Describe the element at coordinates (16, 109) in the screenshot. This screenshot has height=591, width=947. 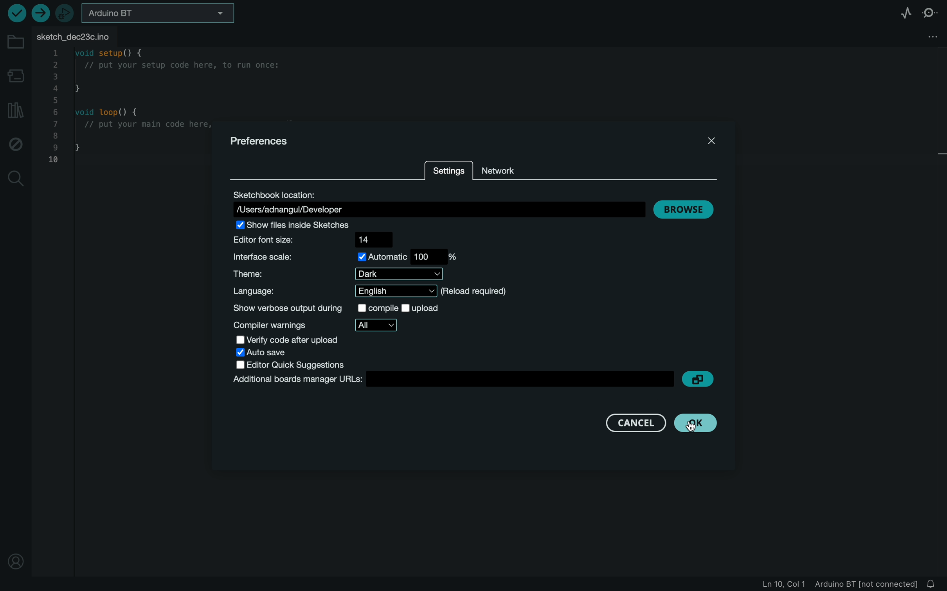
I see `library manager` at that location.